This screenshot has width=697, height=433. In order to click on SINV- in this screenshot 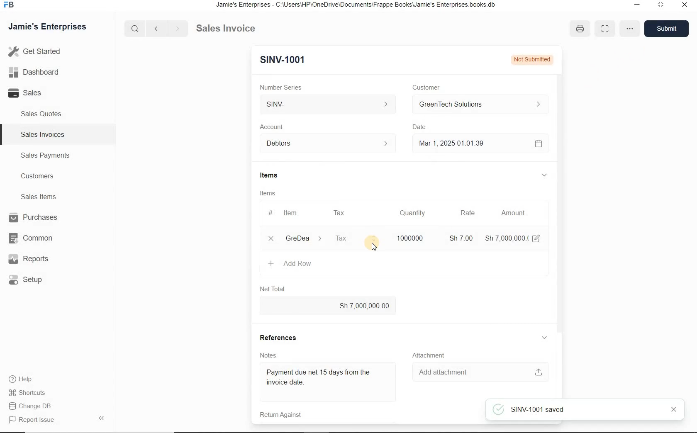, I will do `click(329, 105)`.